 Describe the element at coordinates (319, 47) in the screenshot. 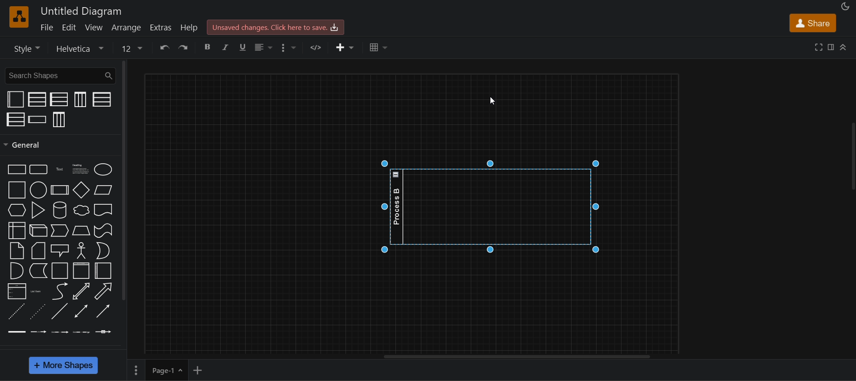

I see `url` at that location.